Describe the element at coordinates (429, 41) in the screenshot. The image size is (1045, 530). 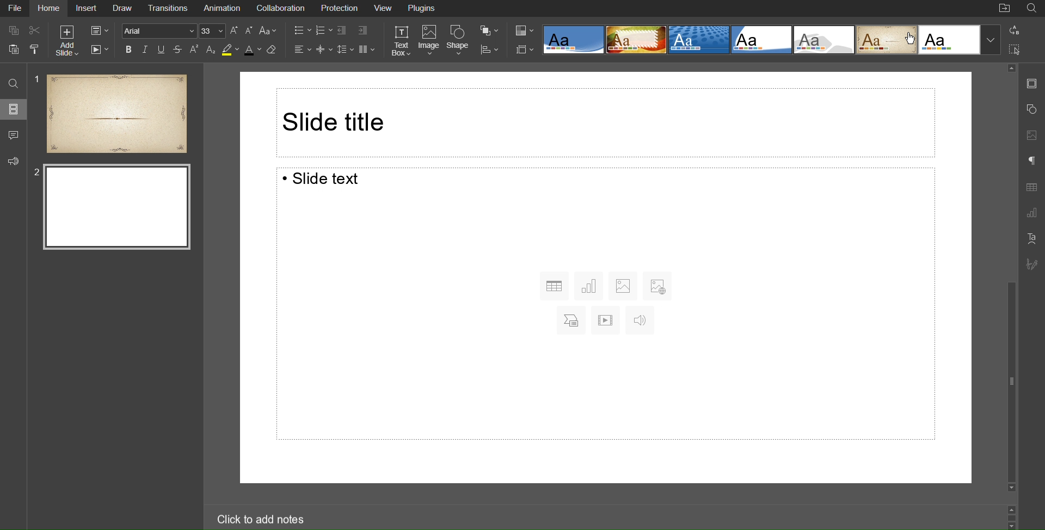
I see `Image` at that location.